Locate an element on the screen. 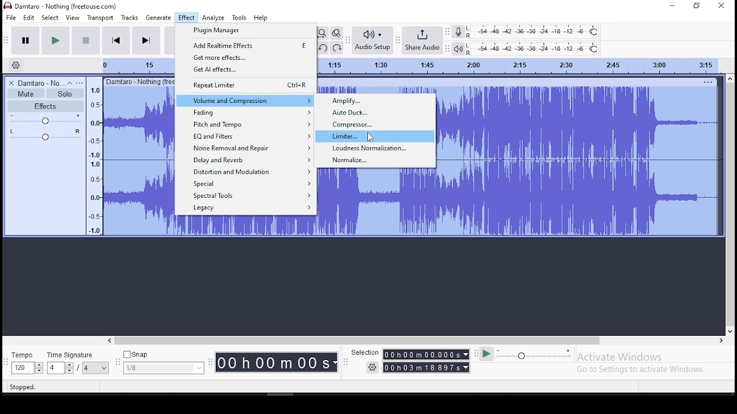 This screenshot has width=737, height=414. audio track name is located at coordinates (38, 82).